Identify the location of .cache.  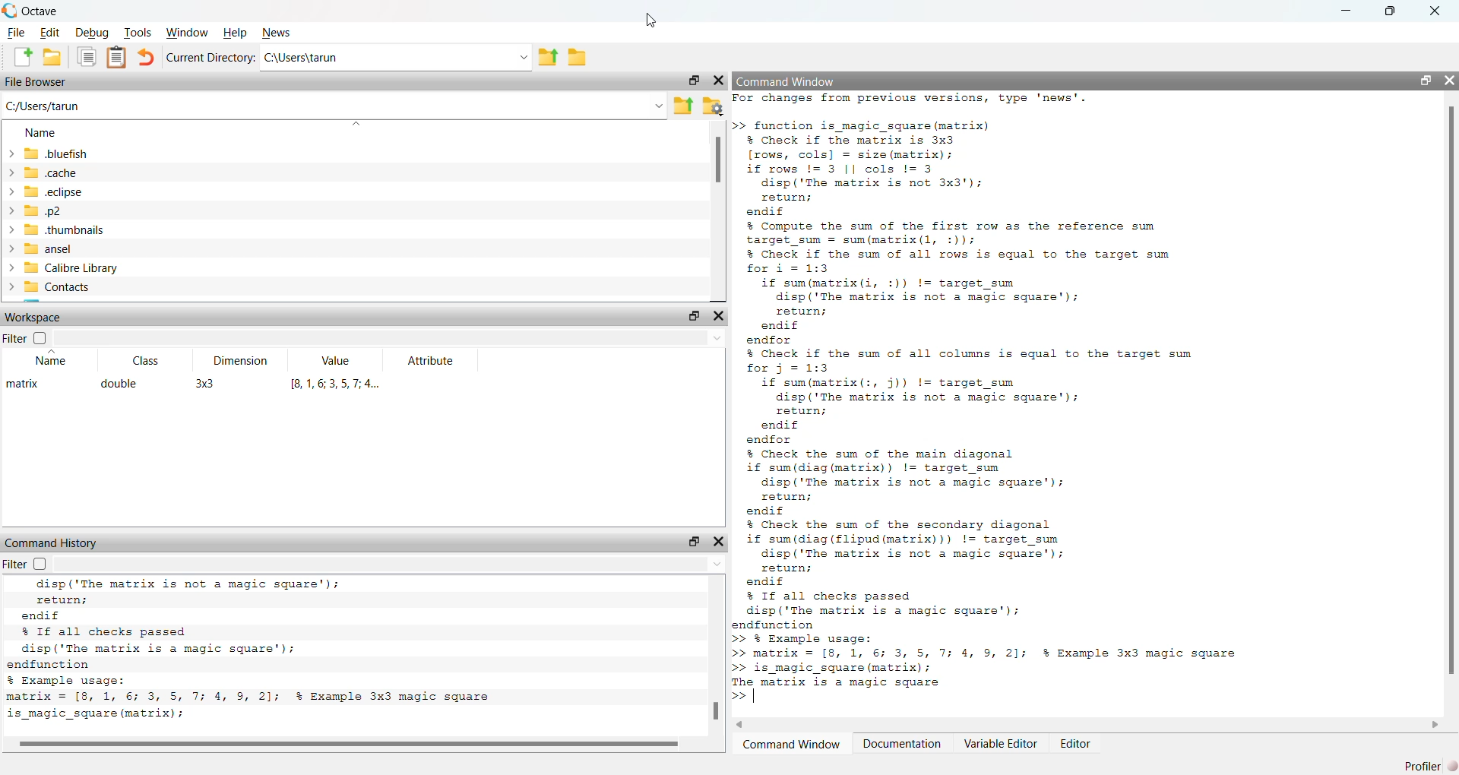
(41, 172).